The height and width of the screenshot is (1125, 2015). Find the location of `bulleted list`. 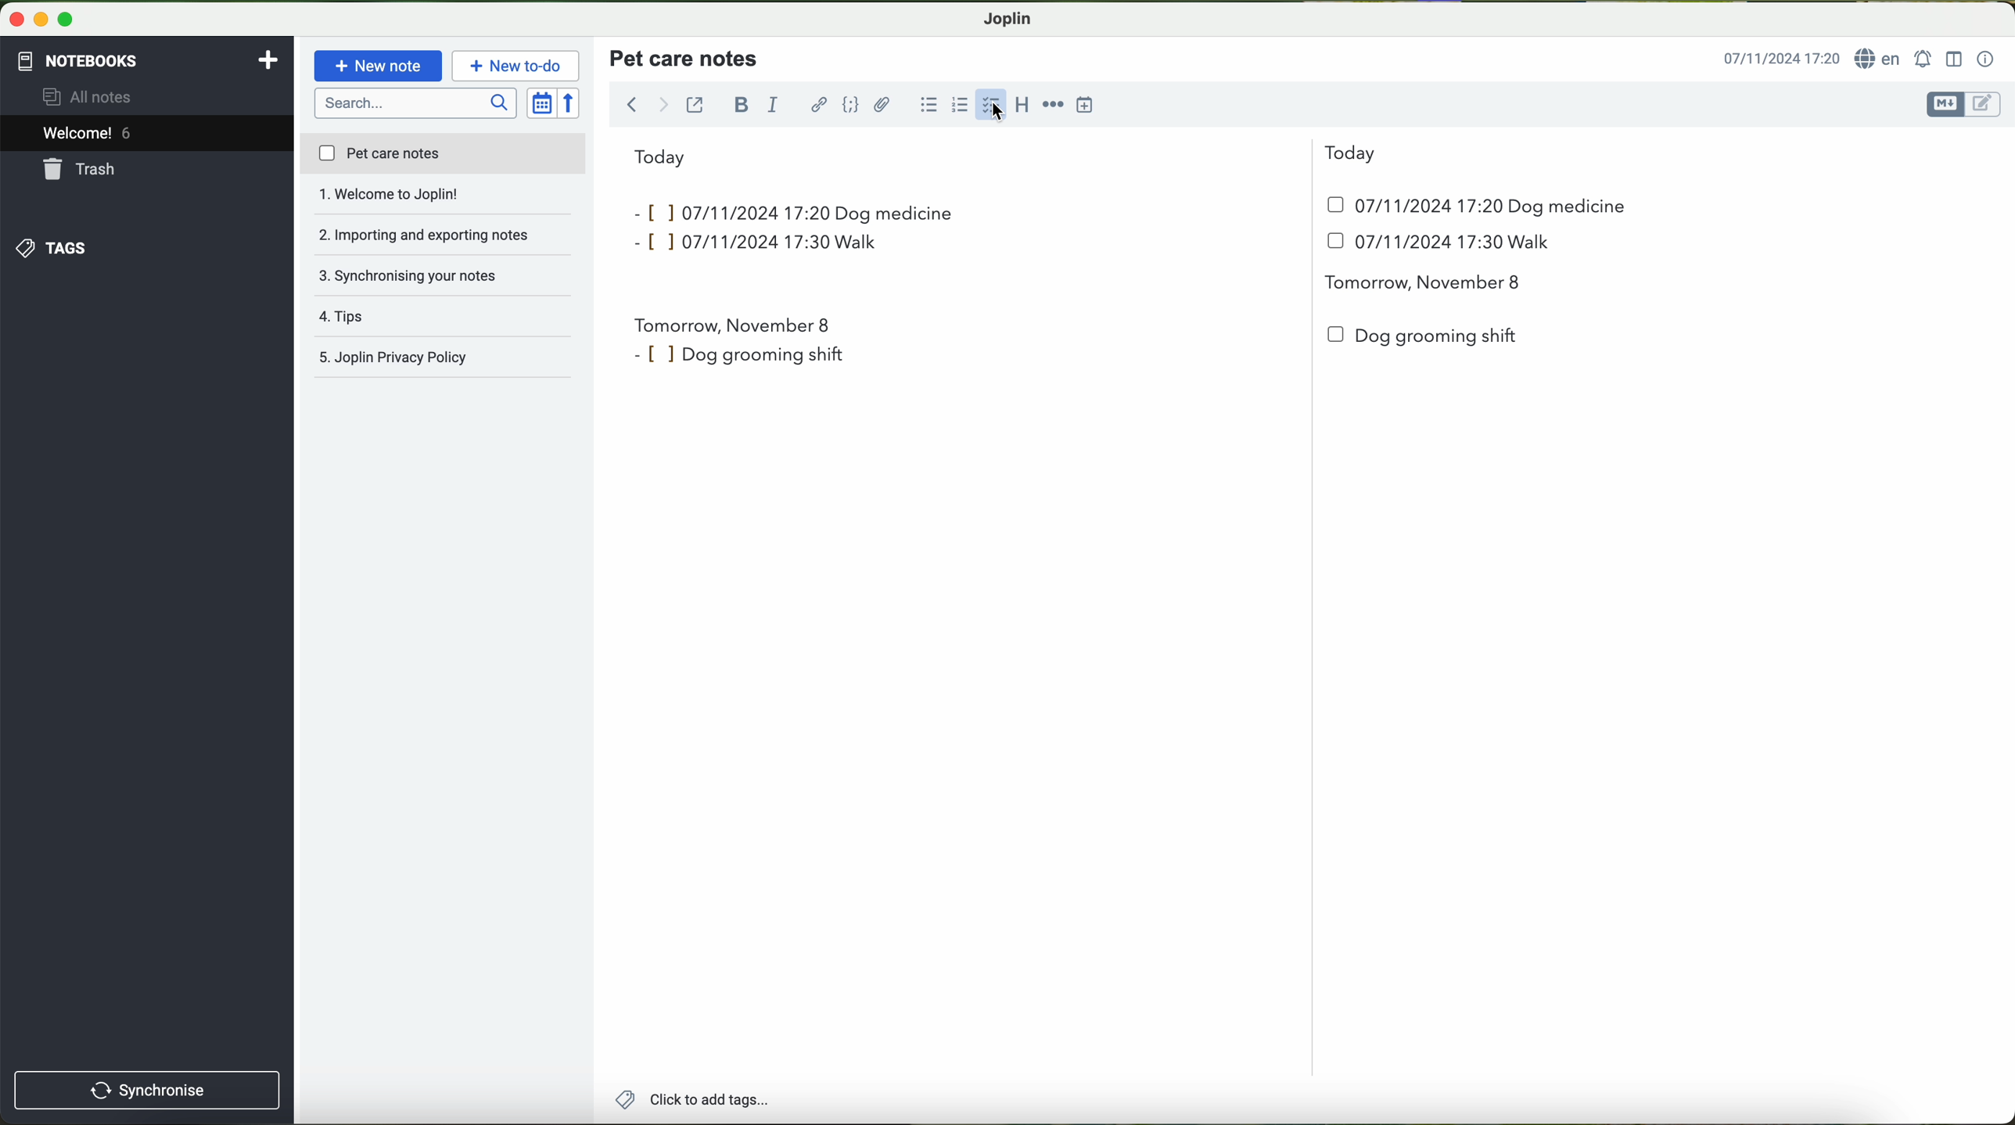

bulleted list is located at coordinates (926, 105).